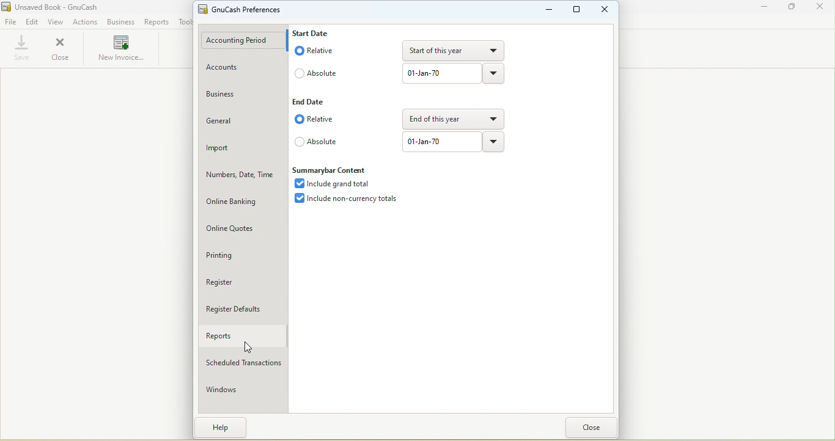 Image resolution: width=835 pixels, height=441 pixels. I want to click on Close, so click(60, 49).